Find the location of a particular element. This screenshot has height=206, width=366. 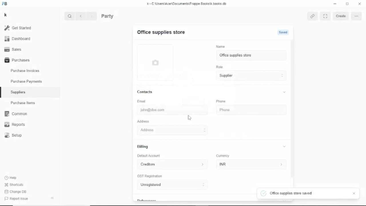

More is located at coordinates (357, 16).